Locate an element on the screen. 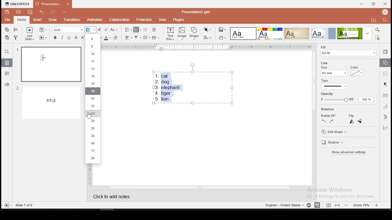  strikethrough is located at coordinates (76, 37).